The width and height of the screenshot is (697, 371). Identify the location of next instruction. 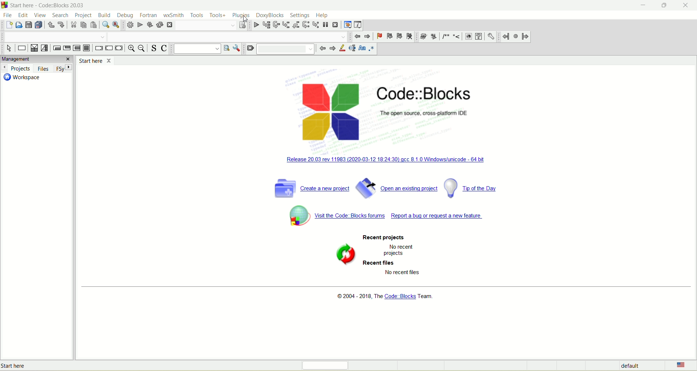
(306, 25).